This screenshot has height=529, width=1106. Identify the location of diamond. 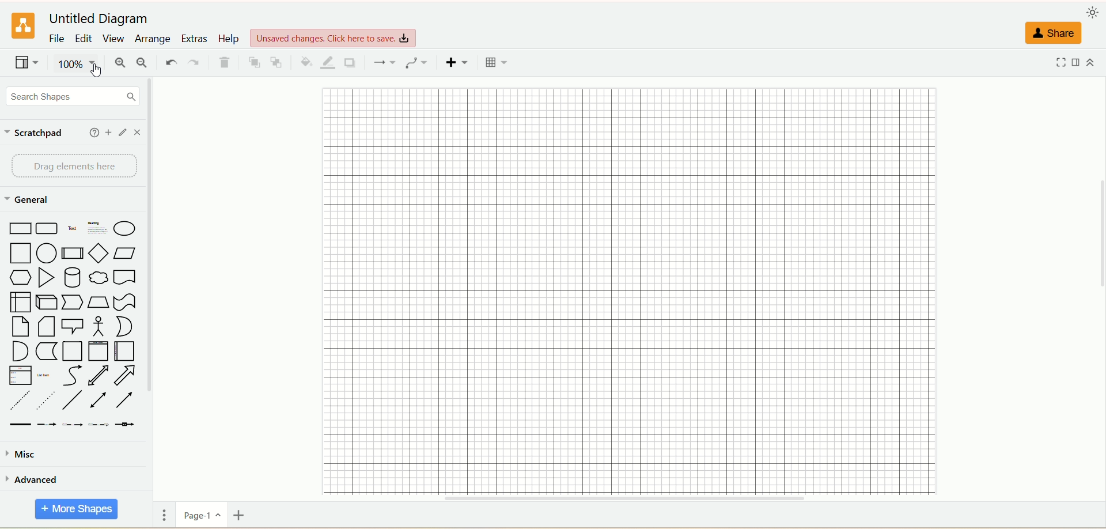
(97, 252).